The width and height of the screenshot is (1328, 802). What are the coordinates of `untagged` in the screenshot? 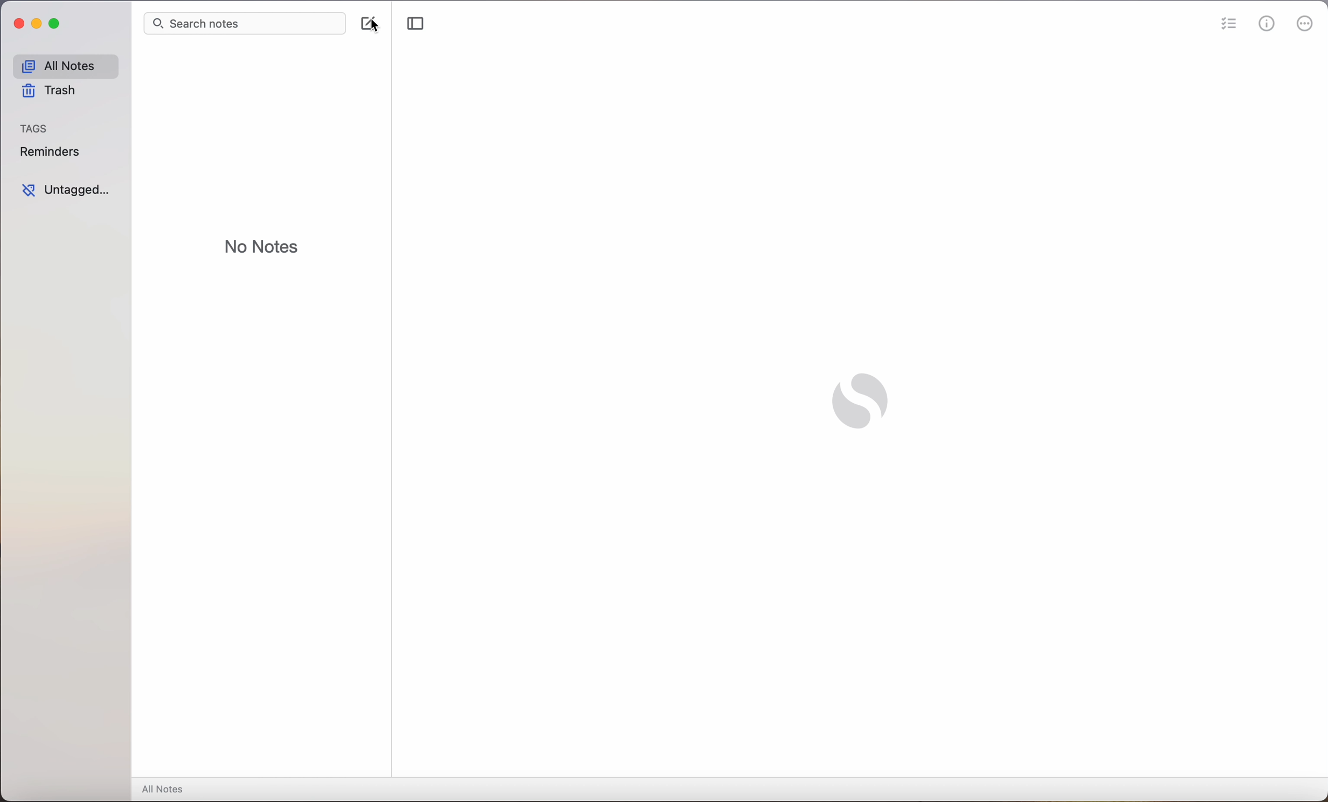 It's located at (65, 190).